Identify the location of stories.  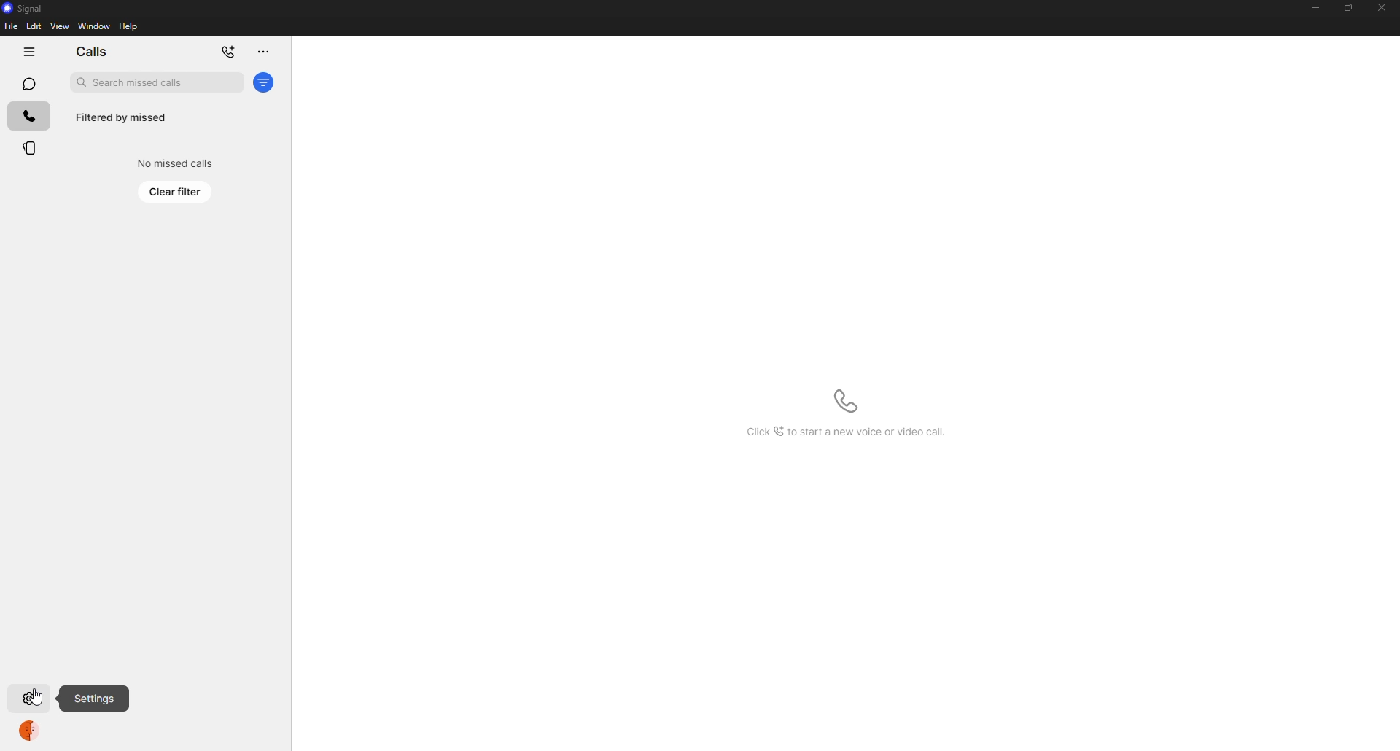
(29, 149).